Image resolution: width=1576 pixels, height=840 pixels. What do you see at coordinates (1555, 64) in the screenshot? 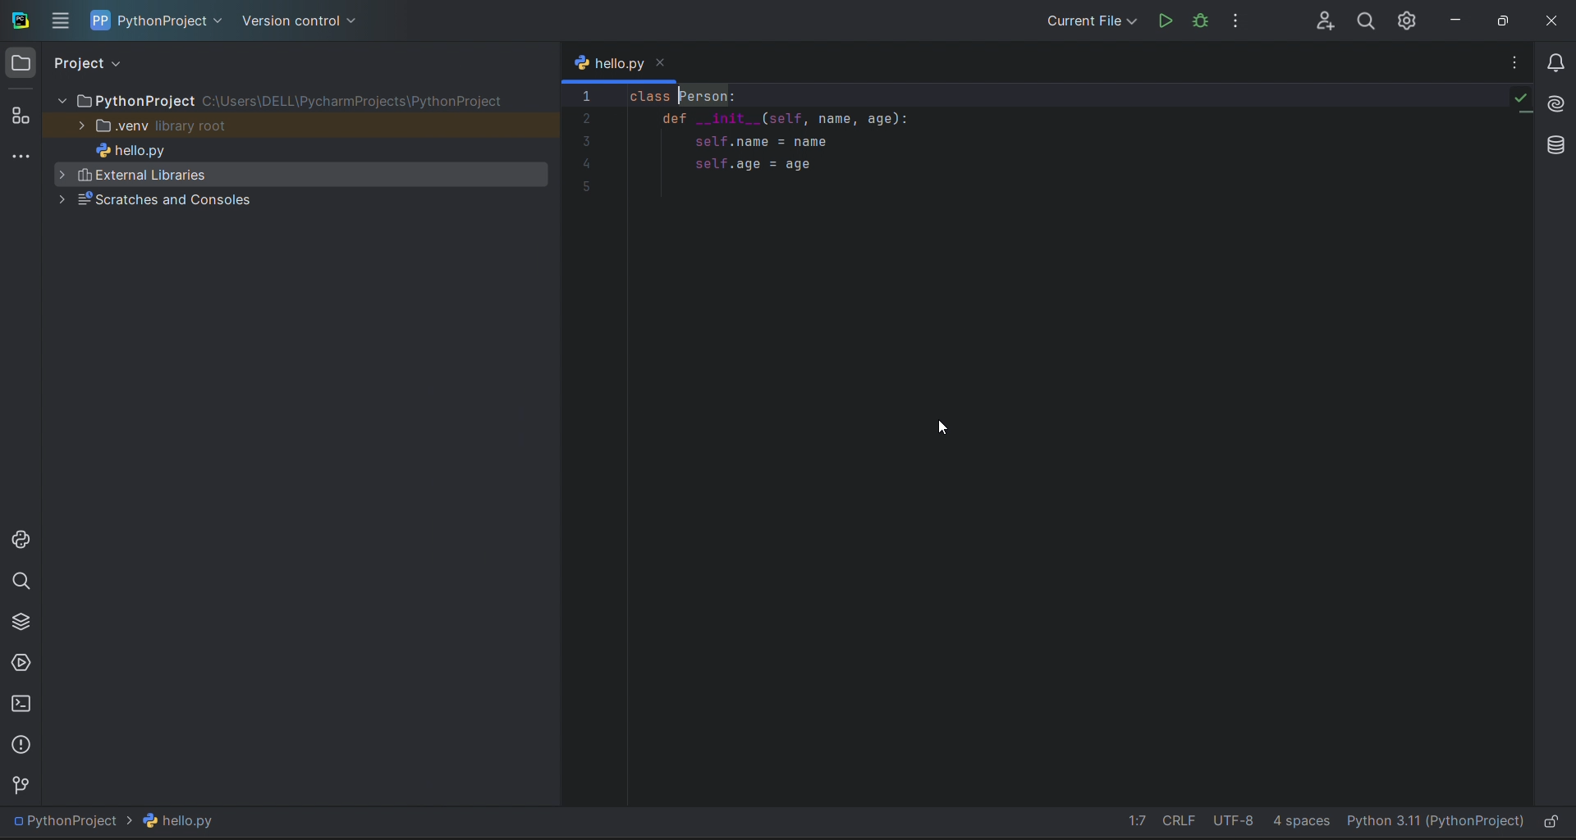
I see `notifications` at bounding box center [1555, 64].